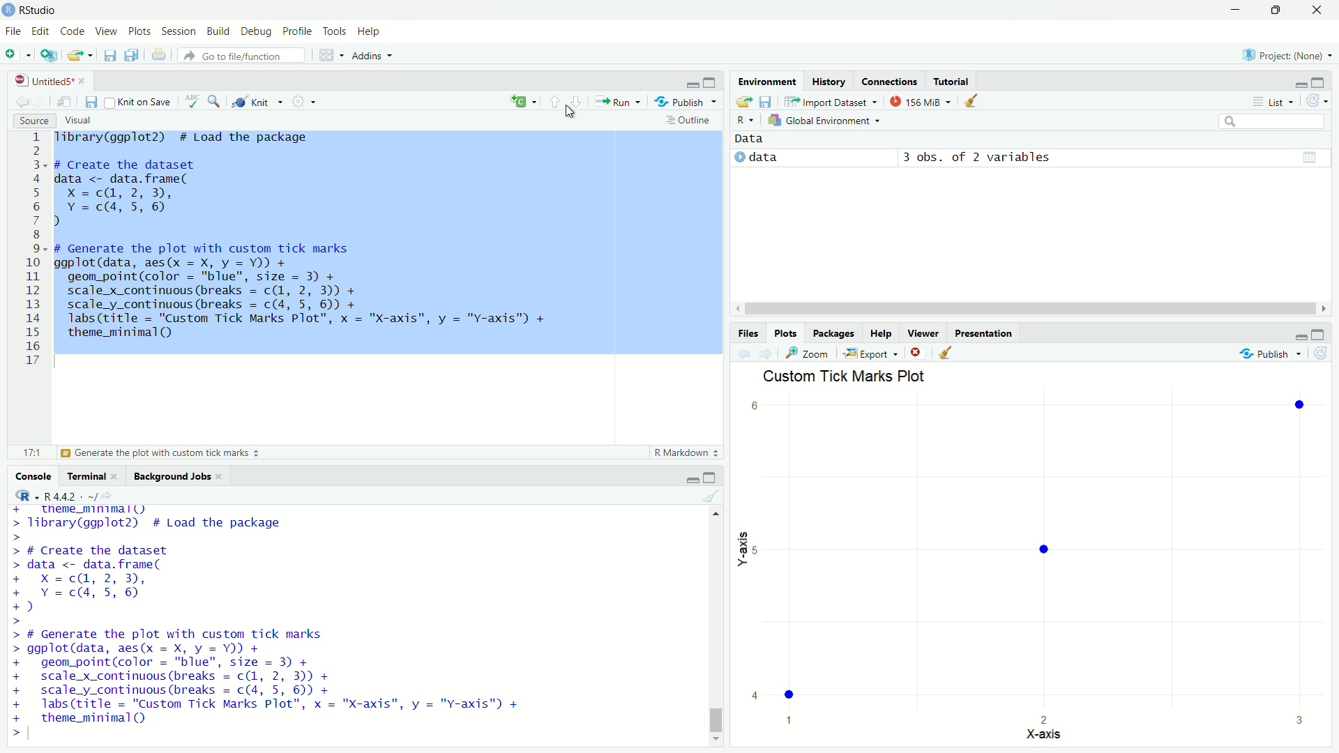  Describe the element at coordinates (85, 476) in the screenshot. I see `terminal` at that location.